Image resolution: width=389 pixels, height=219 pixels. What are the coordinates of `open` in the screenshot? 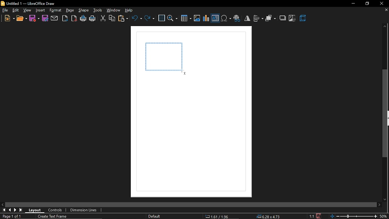 It's located at (22, 19).